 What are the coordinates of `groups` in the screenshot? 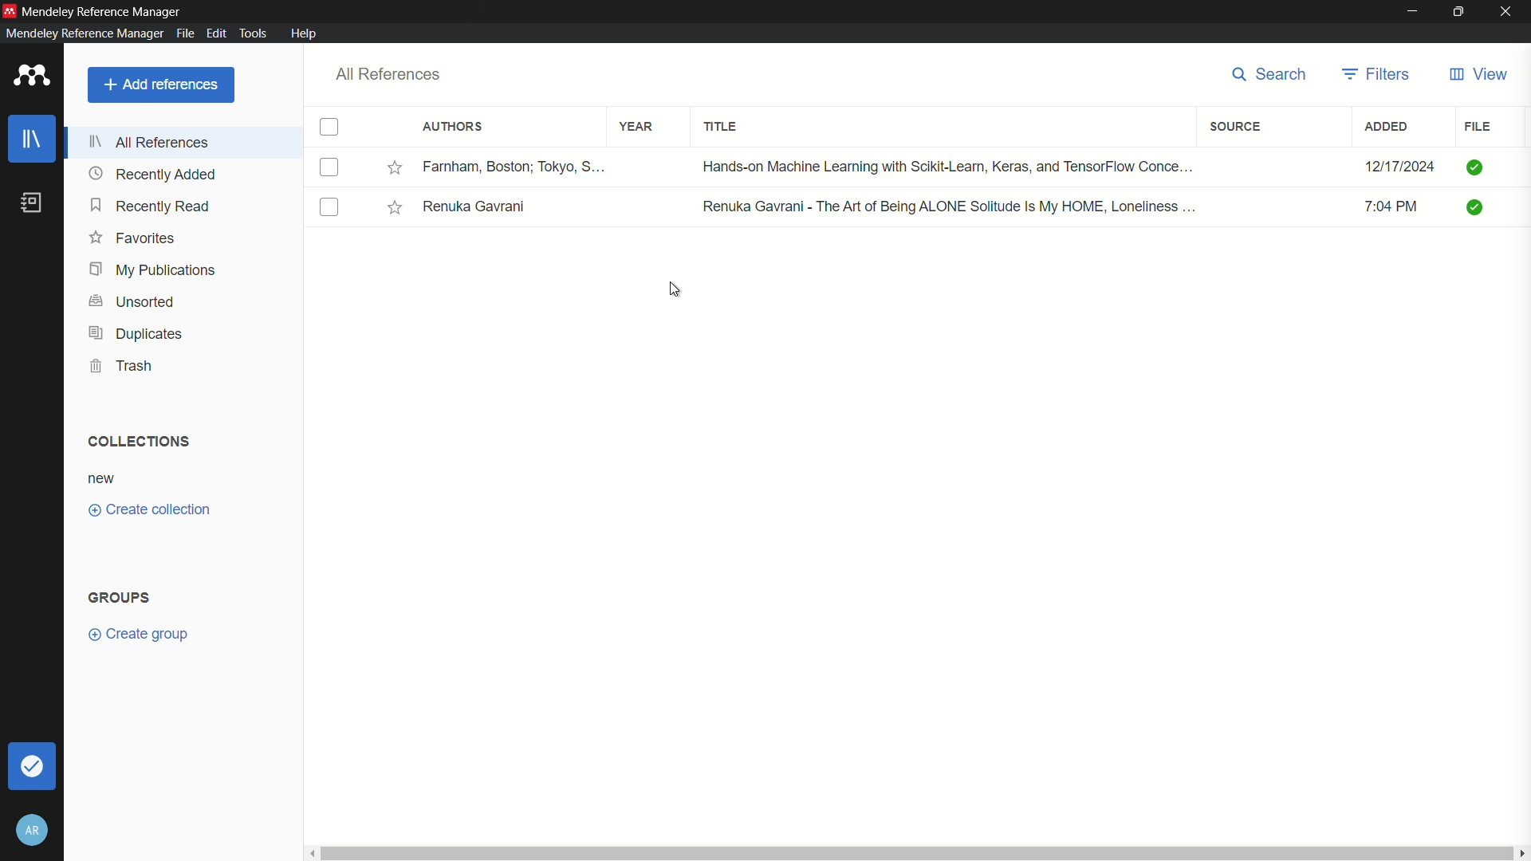 It's located at (121, 597).